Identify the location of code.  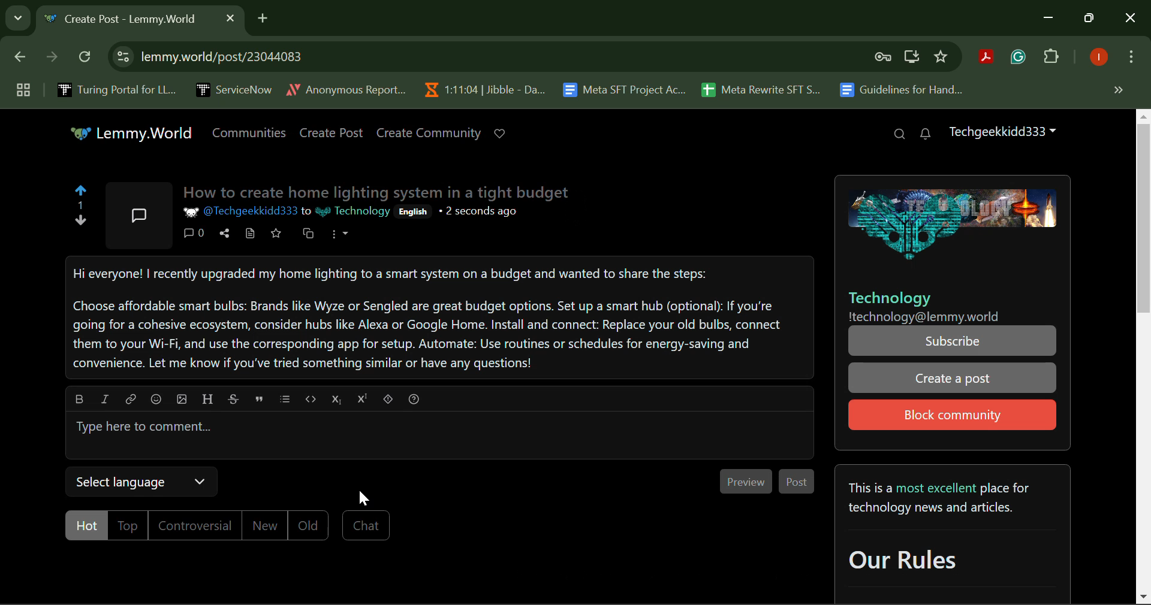
(309, 398).